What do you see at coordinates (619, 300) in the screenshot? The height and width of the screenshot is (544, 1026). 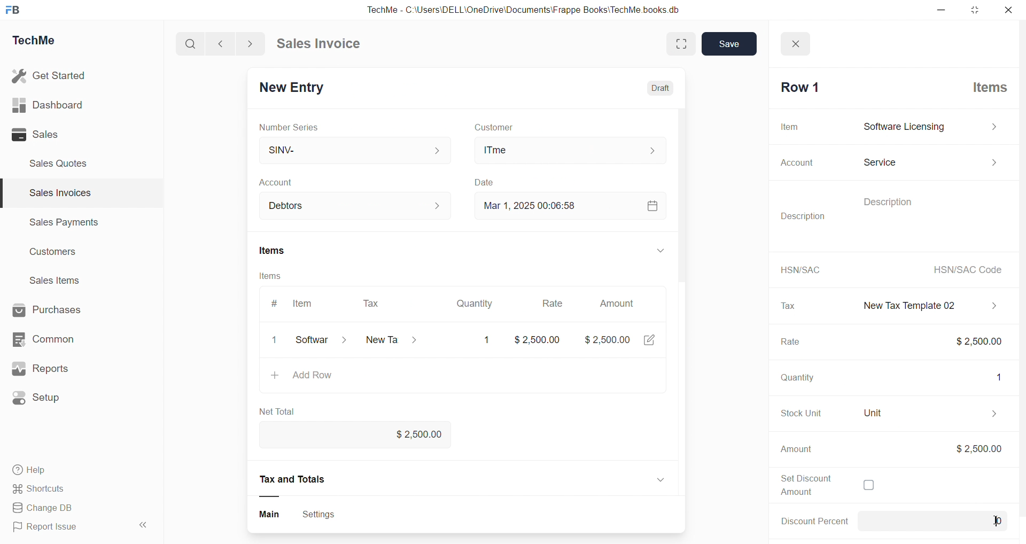 I see `Amount` at bounding box center [619, 300].